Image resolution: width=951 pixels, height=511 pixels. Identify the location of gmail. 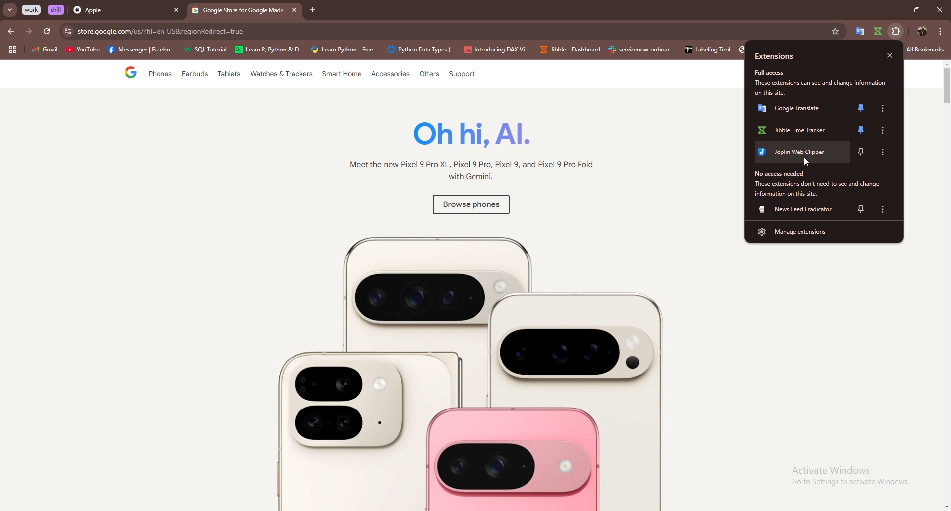
(45, 51).